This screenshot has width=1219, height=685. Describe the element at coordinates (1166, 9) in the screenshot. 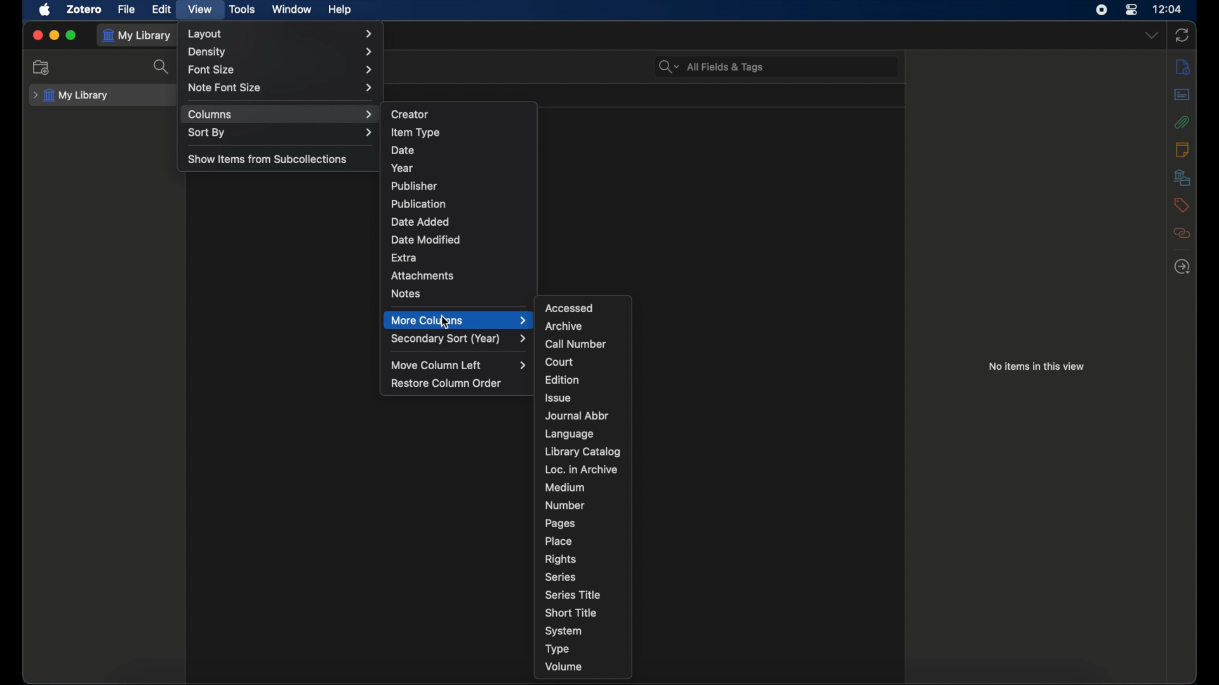

I see `time` at that location.